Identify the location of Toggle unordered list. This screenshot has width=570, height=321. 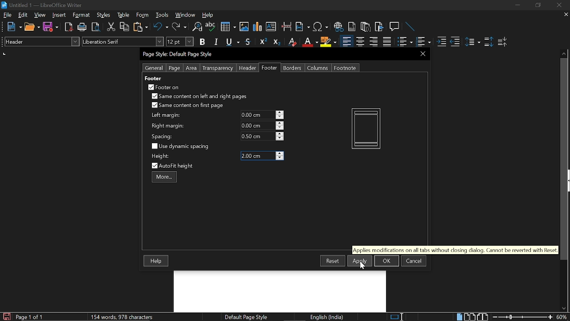
(423, 42).